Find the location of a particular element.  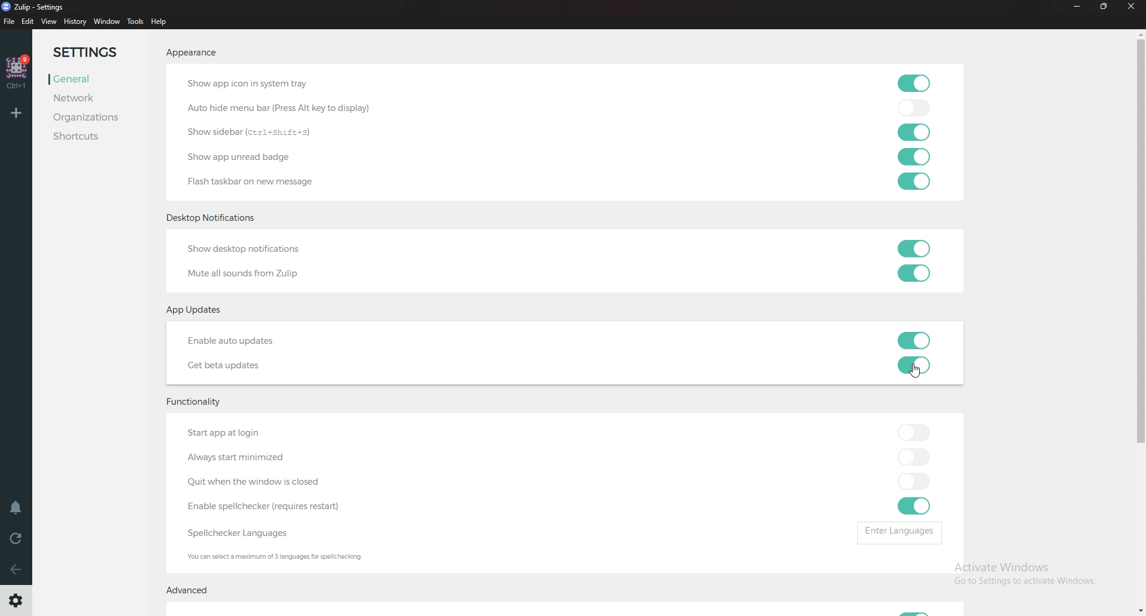

Advanced is located at coordinates (194, 590).